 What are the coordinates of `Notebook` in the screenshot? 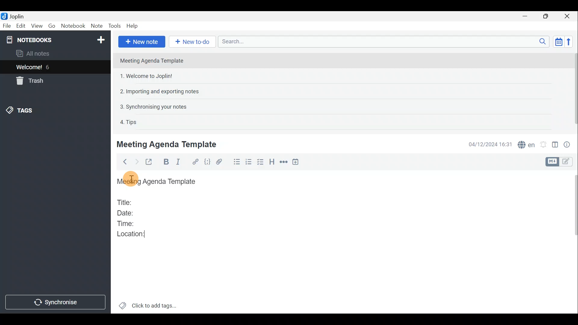 It's located at (73, 26).